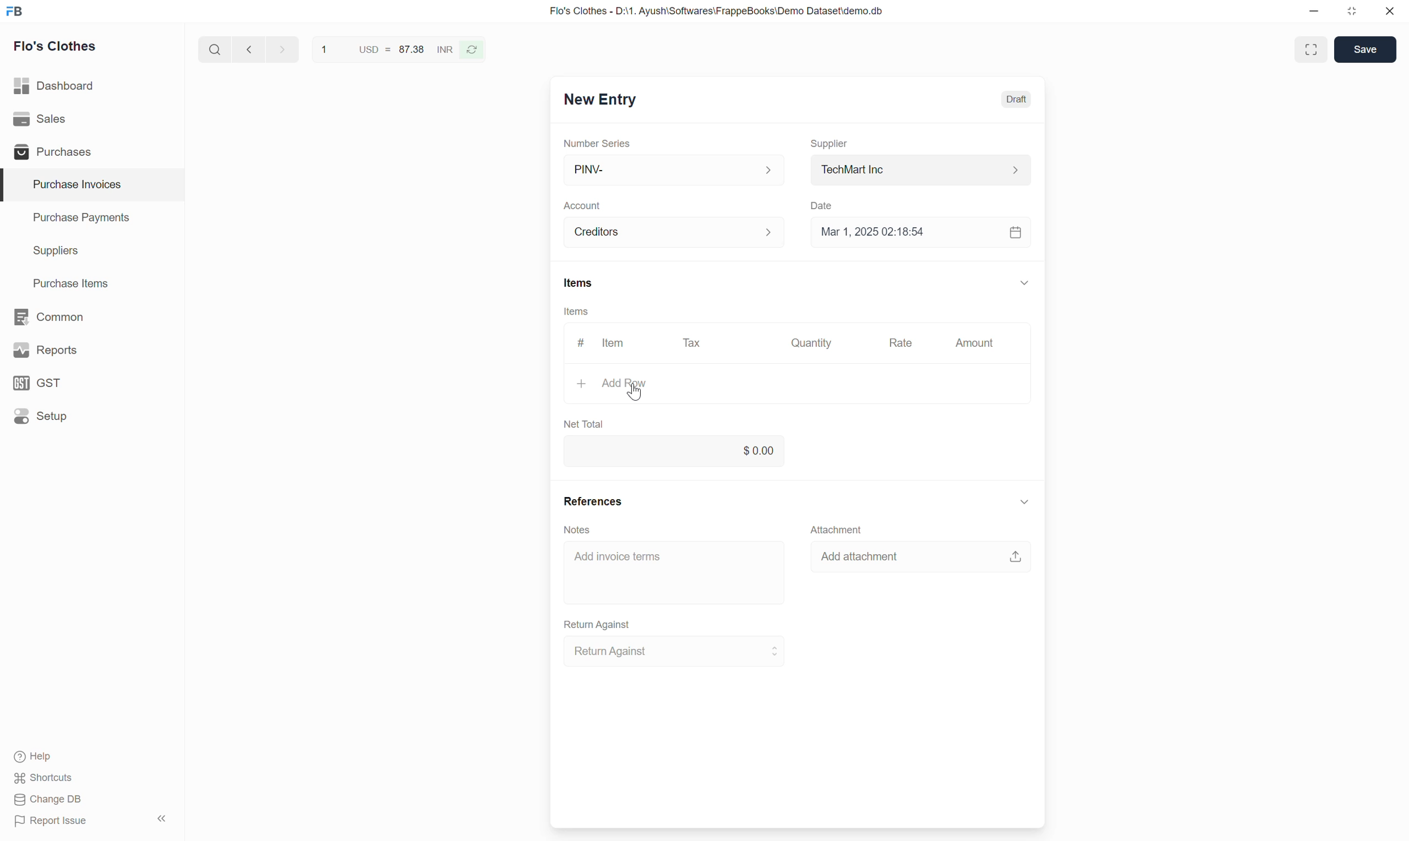  I want to click on Add Row, so click(797, 384).